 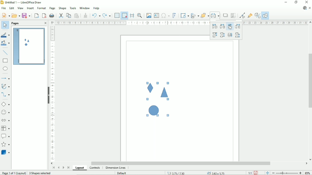 I want to click on Page, so click(x=52, y=8).